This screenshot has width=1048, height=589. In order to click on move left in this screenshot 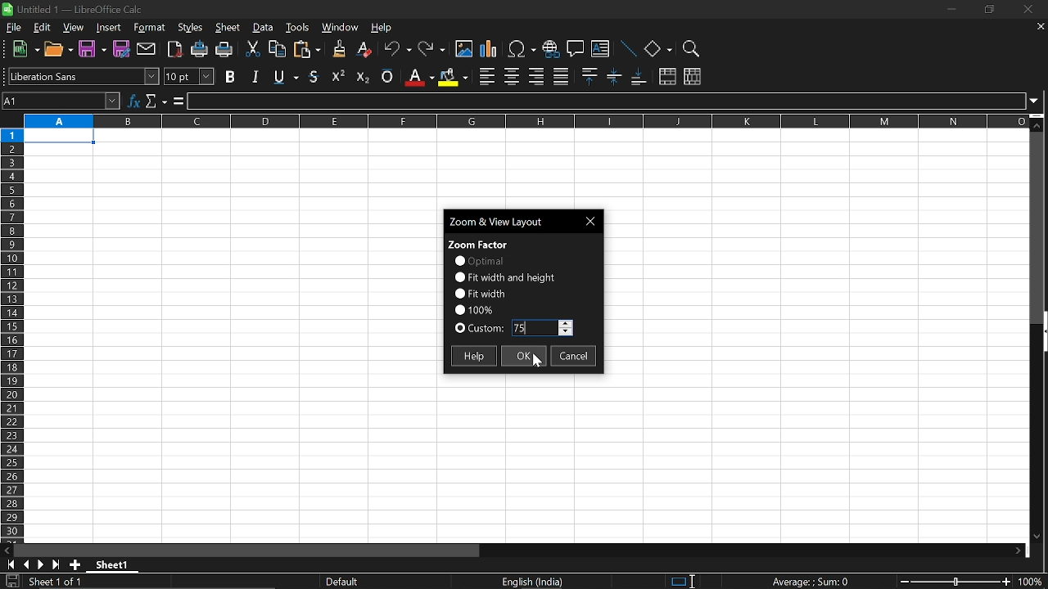, I will do `click(7, 549)`.